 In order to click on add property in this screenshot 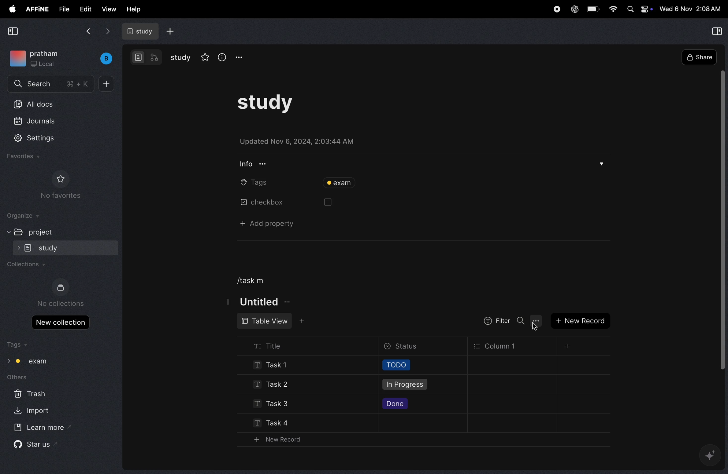, I will do `click(258, 224)`.